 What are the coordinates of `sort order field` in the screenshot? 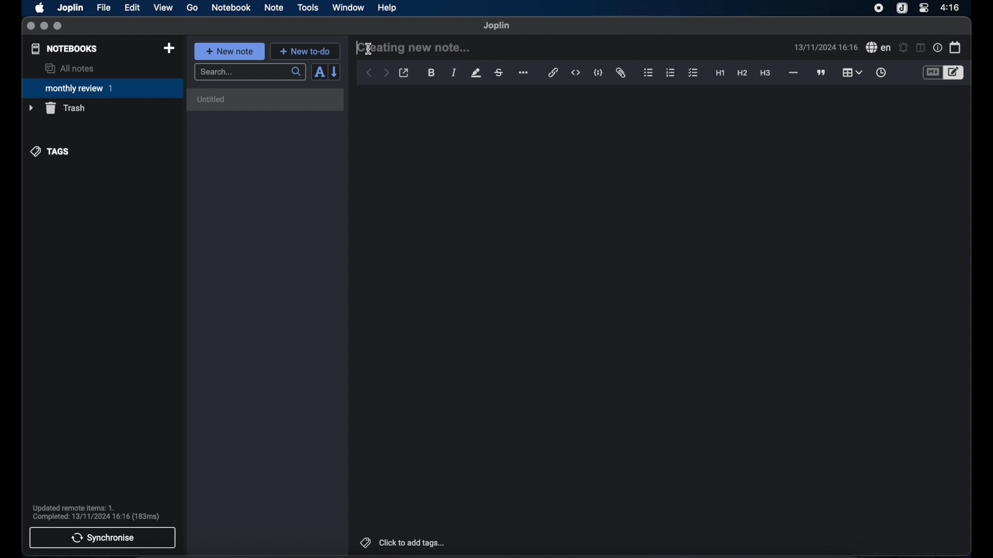 It's located at (319, 72).